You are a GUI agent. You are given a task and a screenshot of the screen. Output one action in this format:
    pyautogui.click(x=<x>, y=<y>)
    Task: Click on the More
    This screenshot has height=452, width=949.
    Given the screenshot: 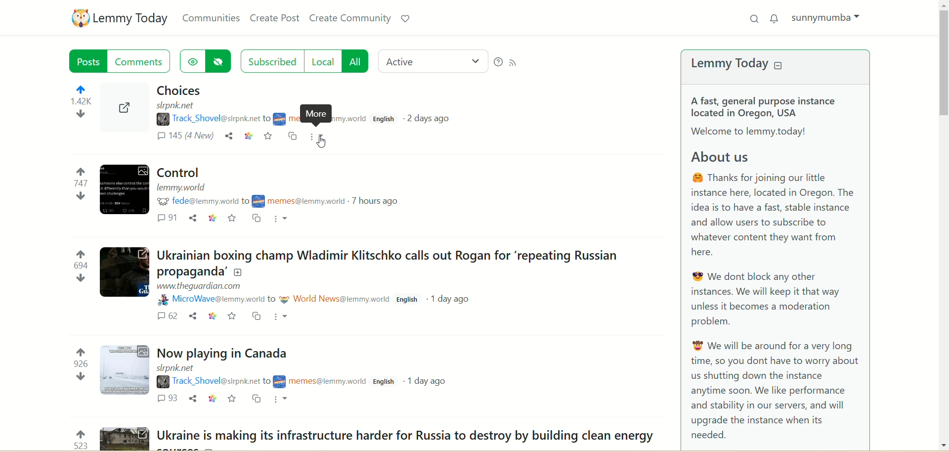 What is the action you would take?
    pyautogui.click(x=284, y=400)
    